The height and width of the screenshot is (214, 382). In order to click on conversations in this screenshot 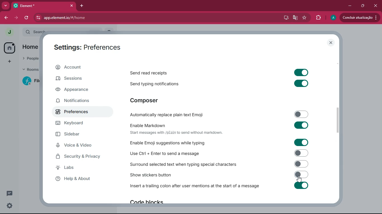, I will do `click(9, 193)`.